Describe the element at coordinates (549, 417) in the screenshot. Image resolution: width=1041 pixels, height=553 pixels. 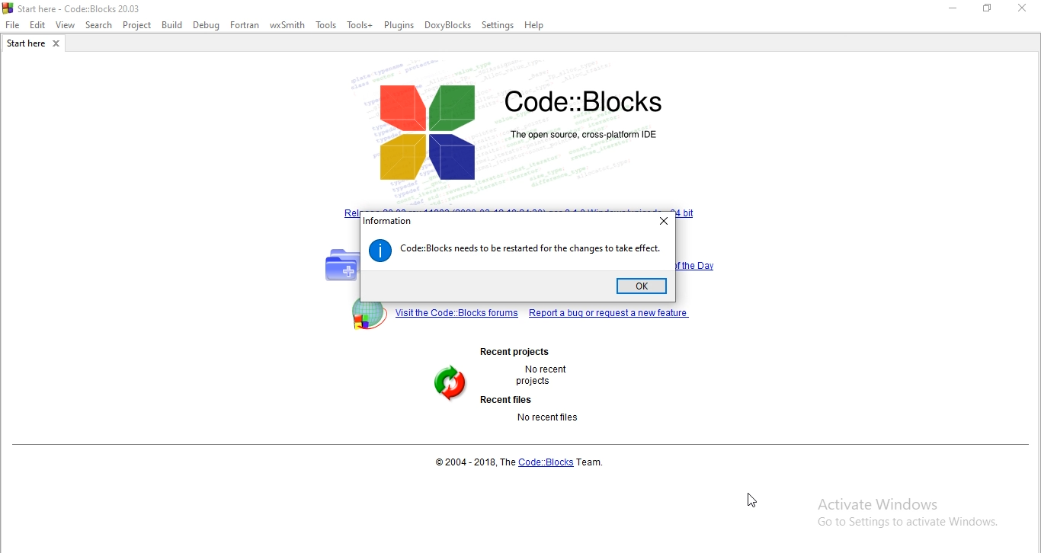
I see `no recent files` at that location.